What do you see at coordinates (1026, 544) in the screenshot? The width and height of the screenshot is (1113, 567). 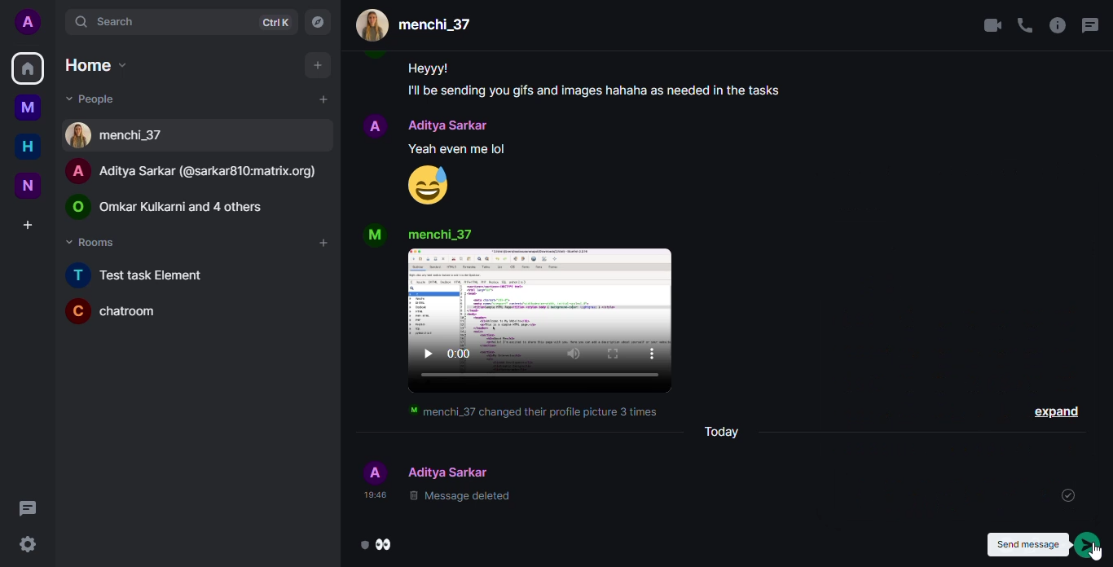 I see `send message popup` at bounding box center [1026, 544].